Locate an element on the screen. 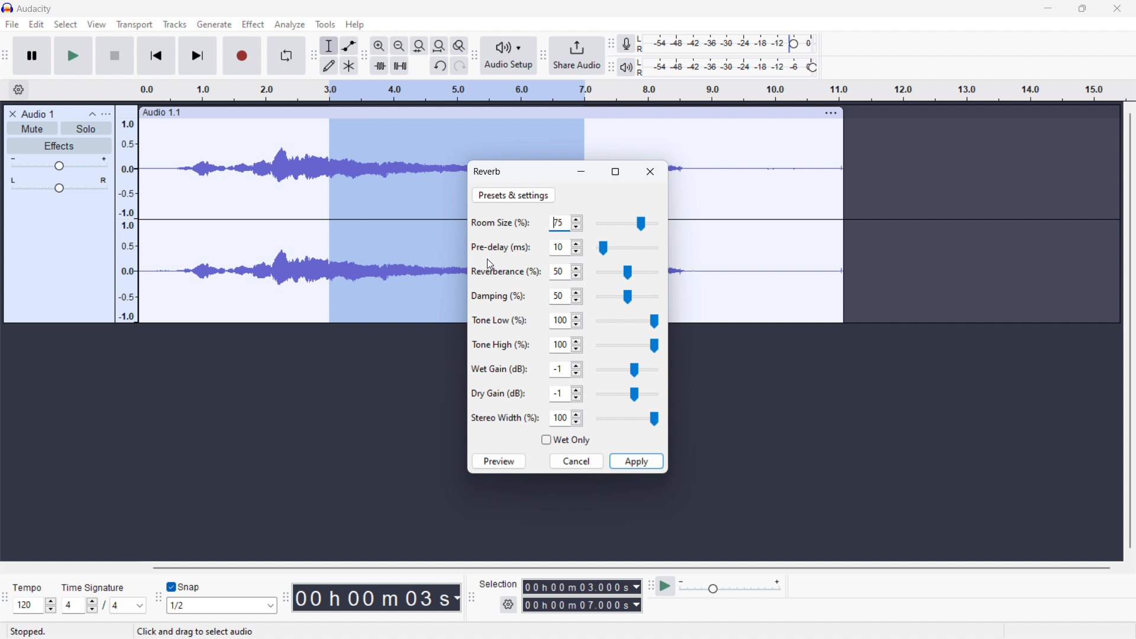 The width and height of the screenshot is (1136, 639). preset & settings is located at coordinates (514, 195).